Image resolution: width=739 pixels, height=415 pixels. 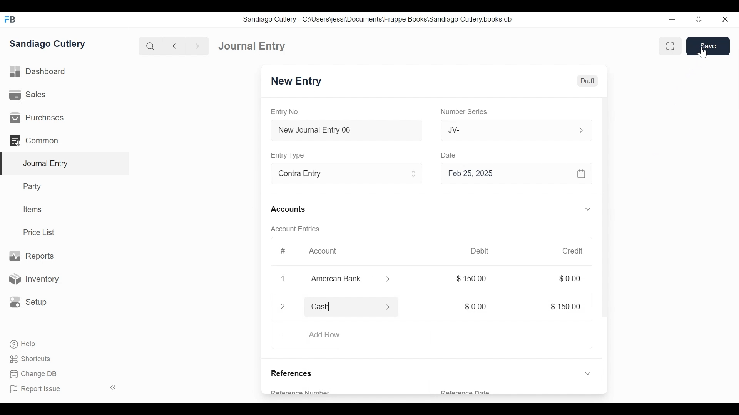 I want to click on Common, so click(x=38, y=141).